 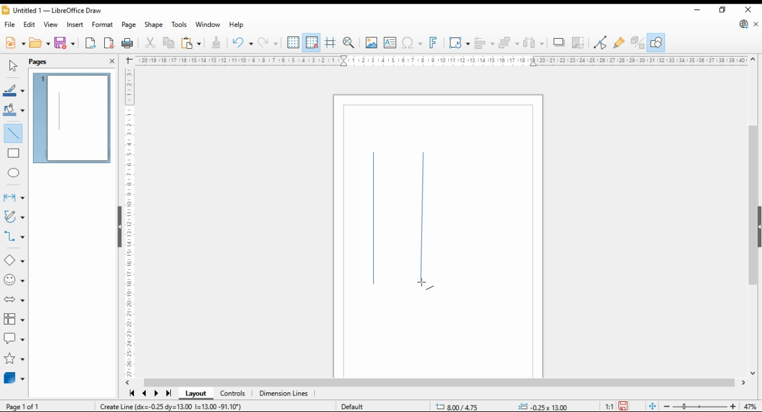 What do you see at coordinates (168, 43) in the screenshot?
I see `copy` at bounding box center [168, 43].